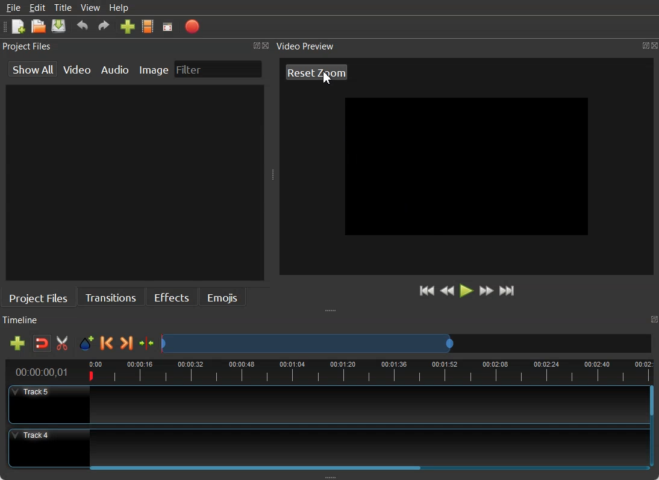 Image resolution: width=659 pixels, height=480 pixels. What do you see at coordinates (110, 296) in the screenshot?
I see `Transitions` at bounding box center [110, 296].